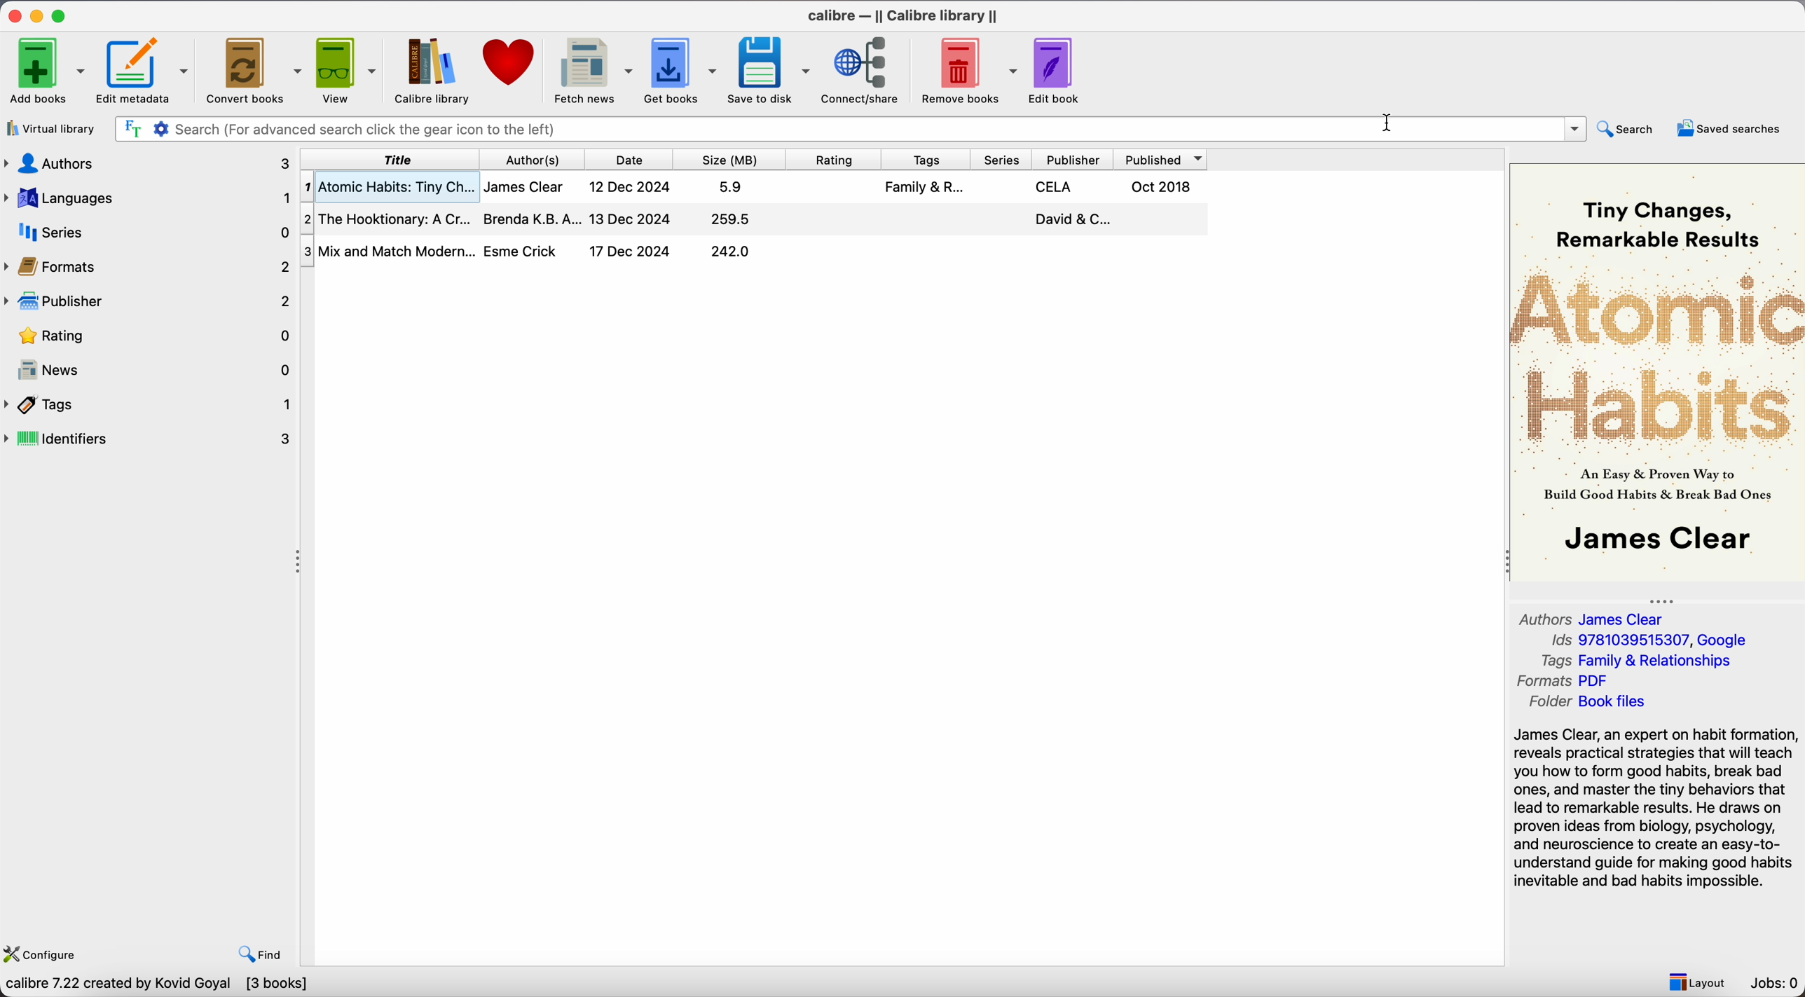 The width and height of the screenshot is (1805, 997). What do you see at coordinates (148, 233) in the screenshot?
I see `series` at bounding box center [148, 233].